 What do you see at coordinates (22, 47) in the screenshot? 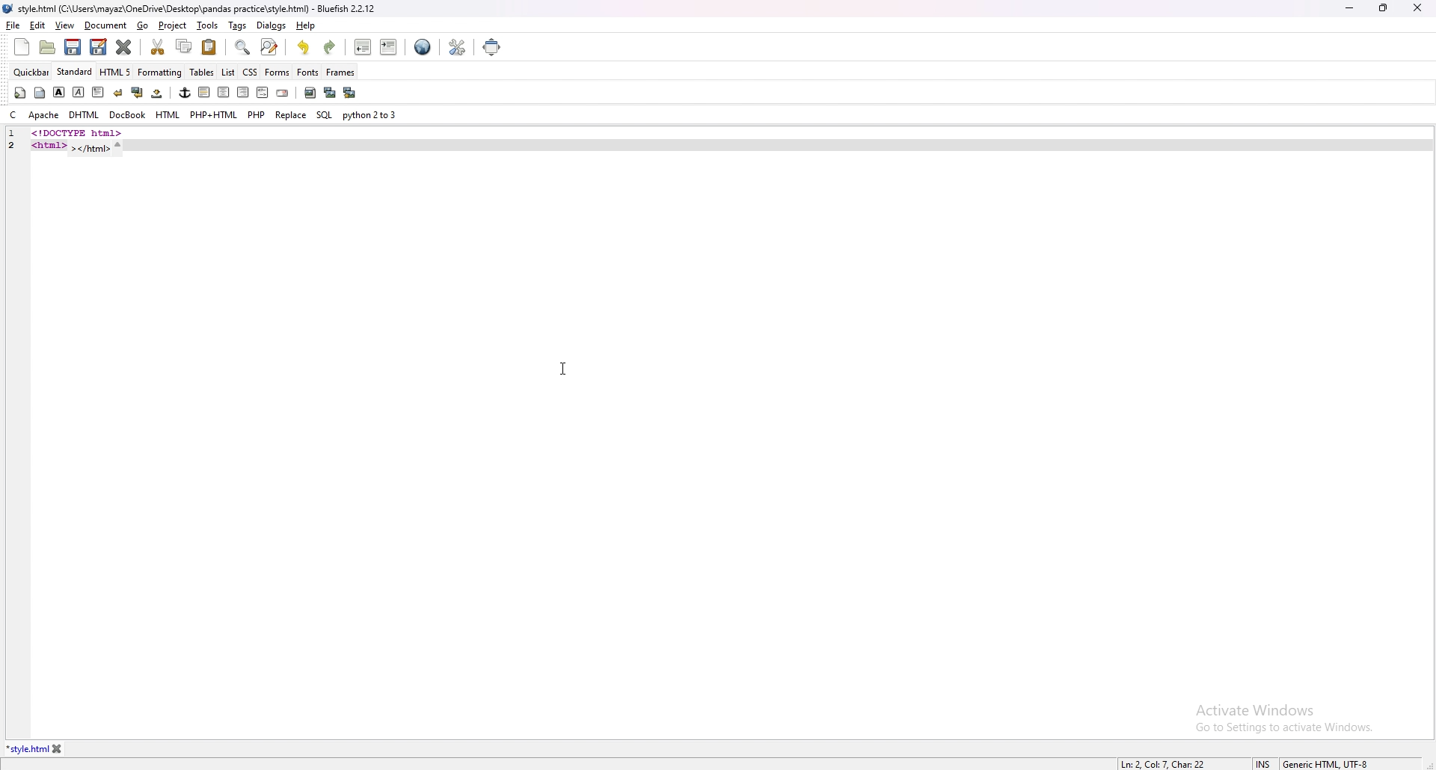
I see `new` at bounding box center [22, 47].